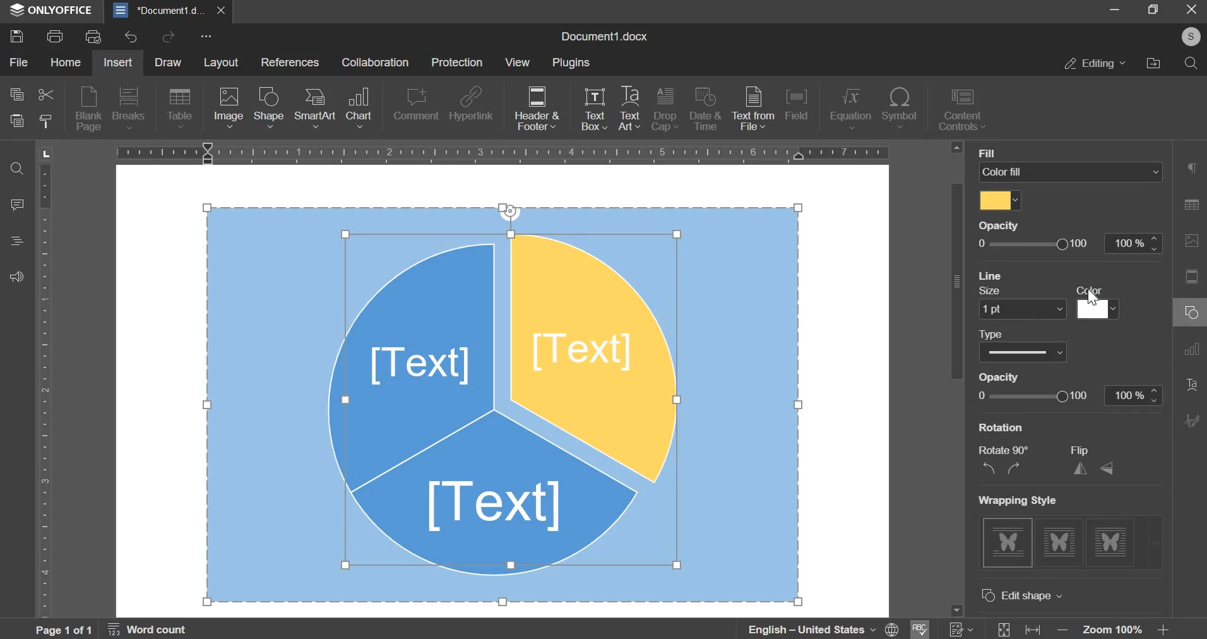 The image size is (1207, 639). What do you see at coordinates (665, 111) in the screenshot?
I see `drop cap` at bounding box center [665, 111].